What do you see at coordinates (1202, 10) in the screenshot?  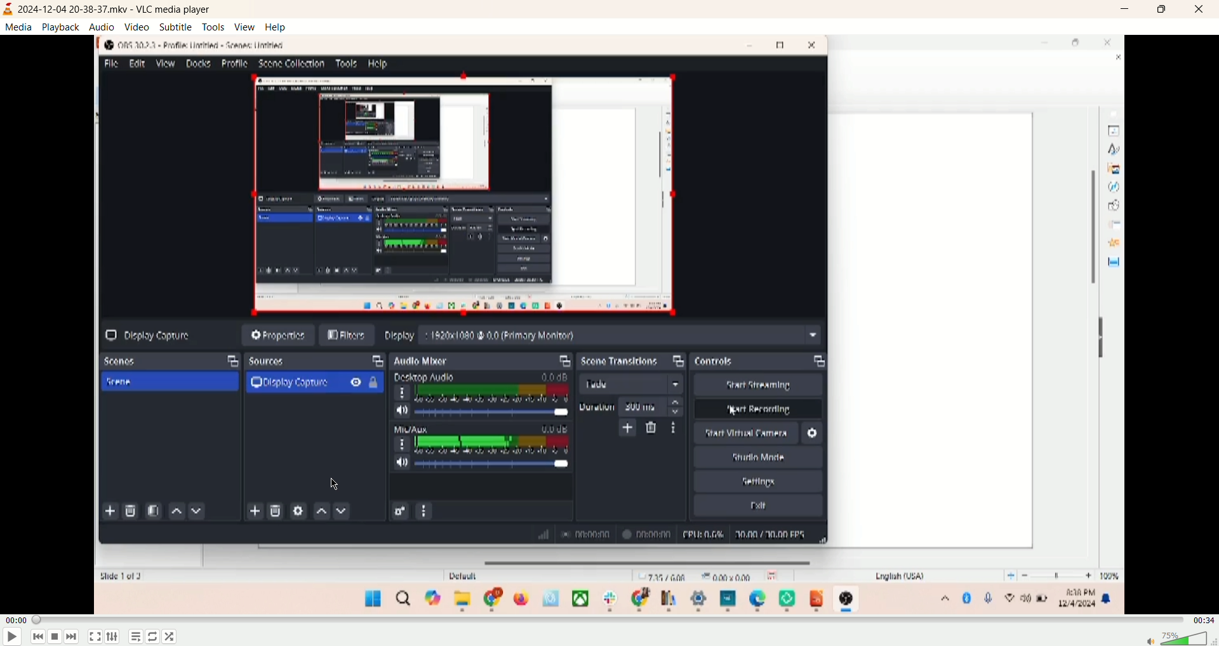 I see `close` at bounding box center [1202, 10].